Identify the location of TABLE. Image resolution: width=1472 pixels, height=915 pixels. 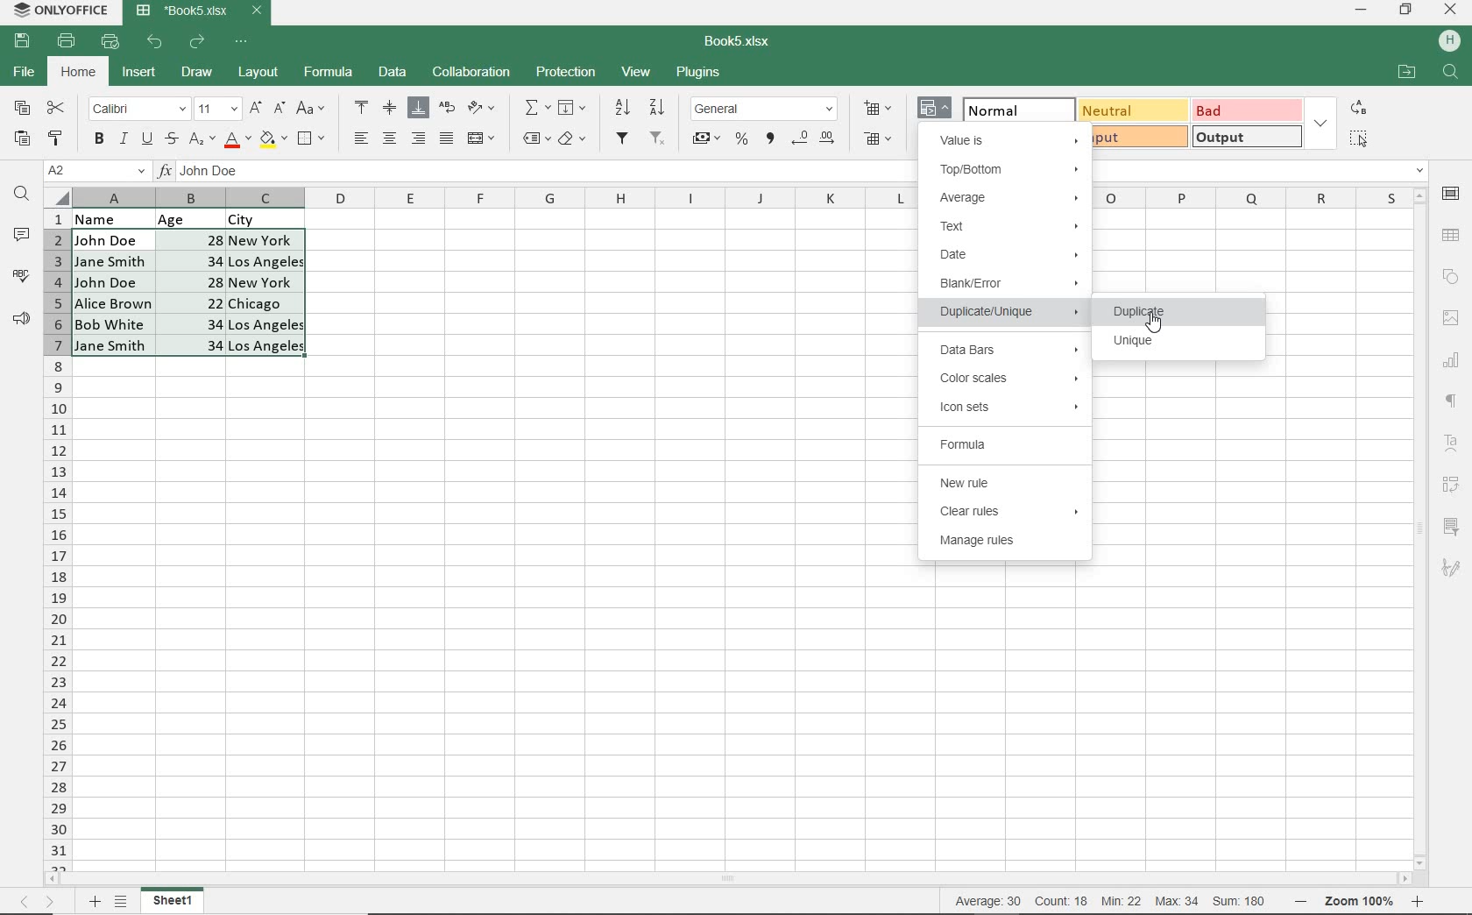
(1452, 235).